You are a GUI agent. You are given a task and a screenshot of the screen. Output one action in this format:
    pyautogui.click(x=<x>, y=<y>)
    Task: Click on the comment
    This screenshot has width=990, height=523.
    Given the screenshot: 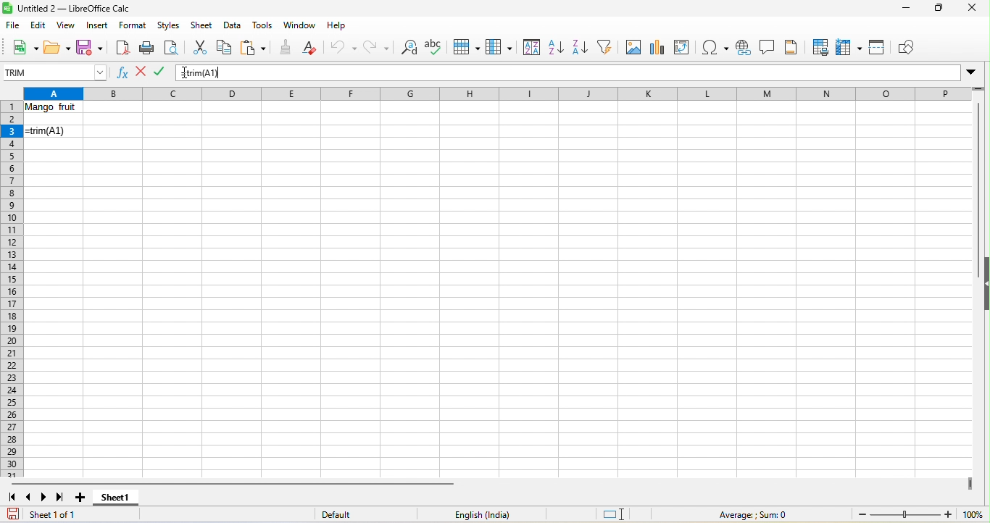 What is the action you would take?
    pyautogui.click(x=769, y=49)
    